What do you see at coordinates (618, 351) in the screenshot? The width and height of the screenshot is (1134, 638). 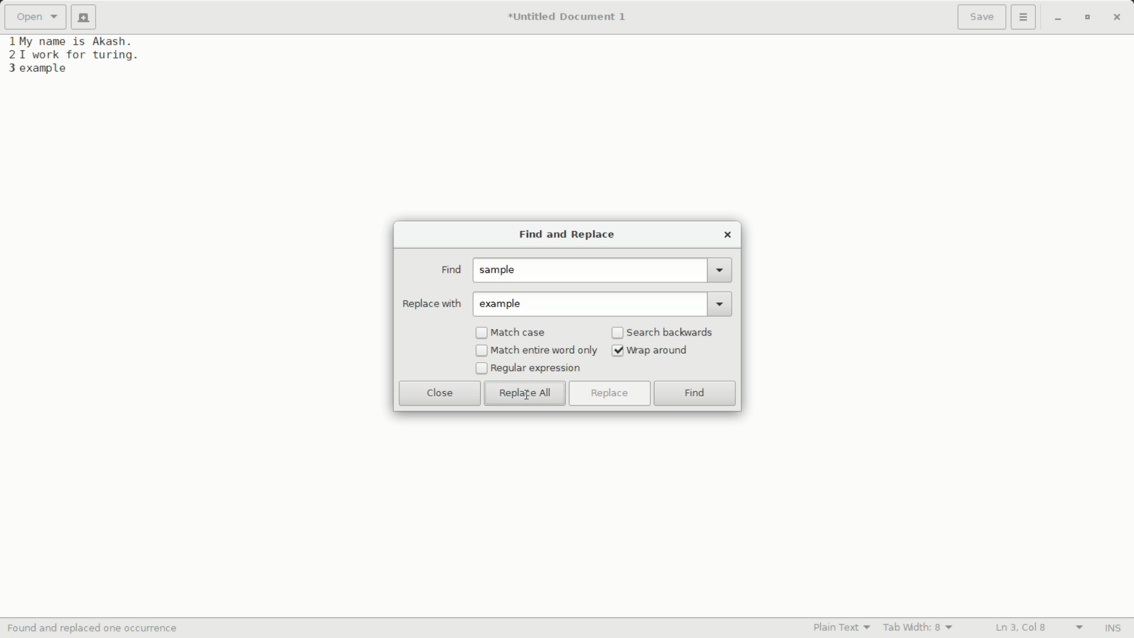 I see `Checked checkbox` at bounding box center [618, 351].